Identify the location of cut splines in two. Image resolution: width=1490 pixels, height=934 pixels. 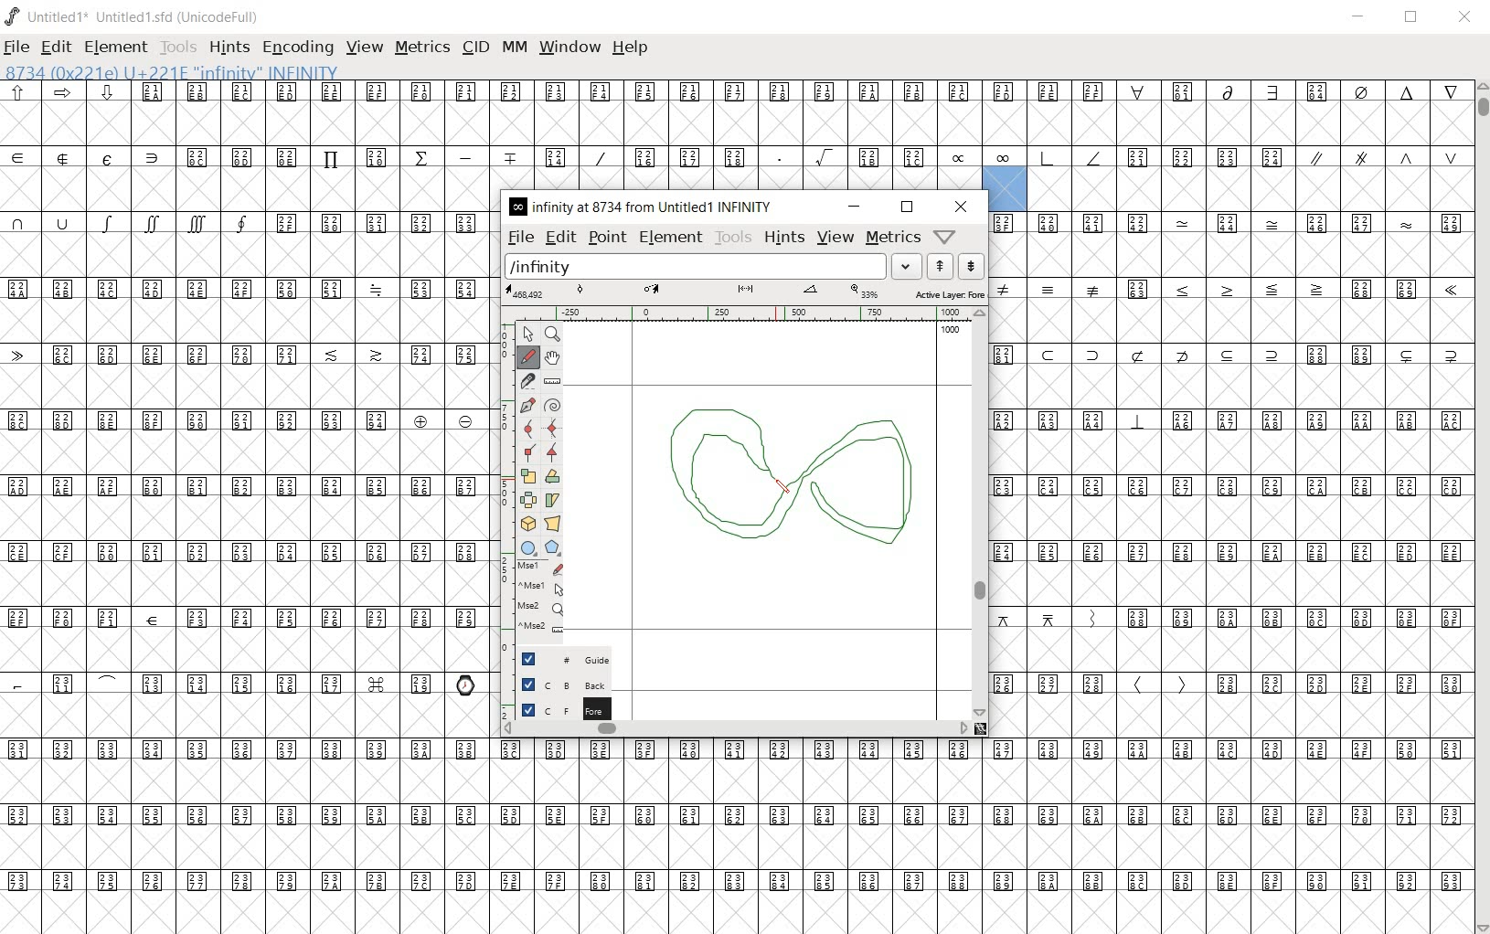
(527, 378).